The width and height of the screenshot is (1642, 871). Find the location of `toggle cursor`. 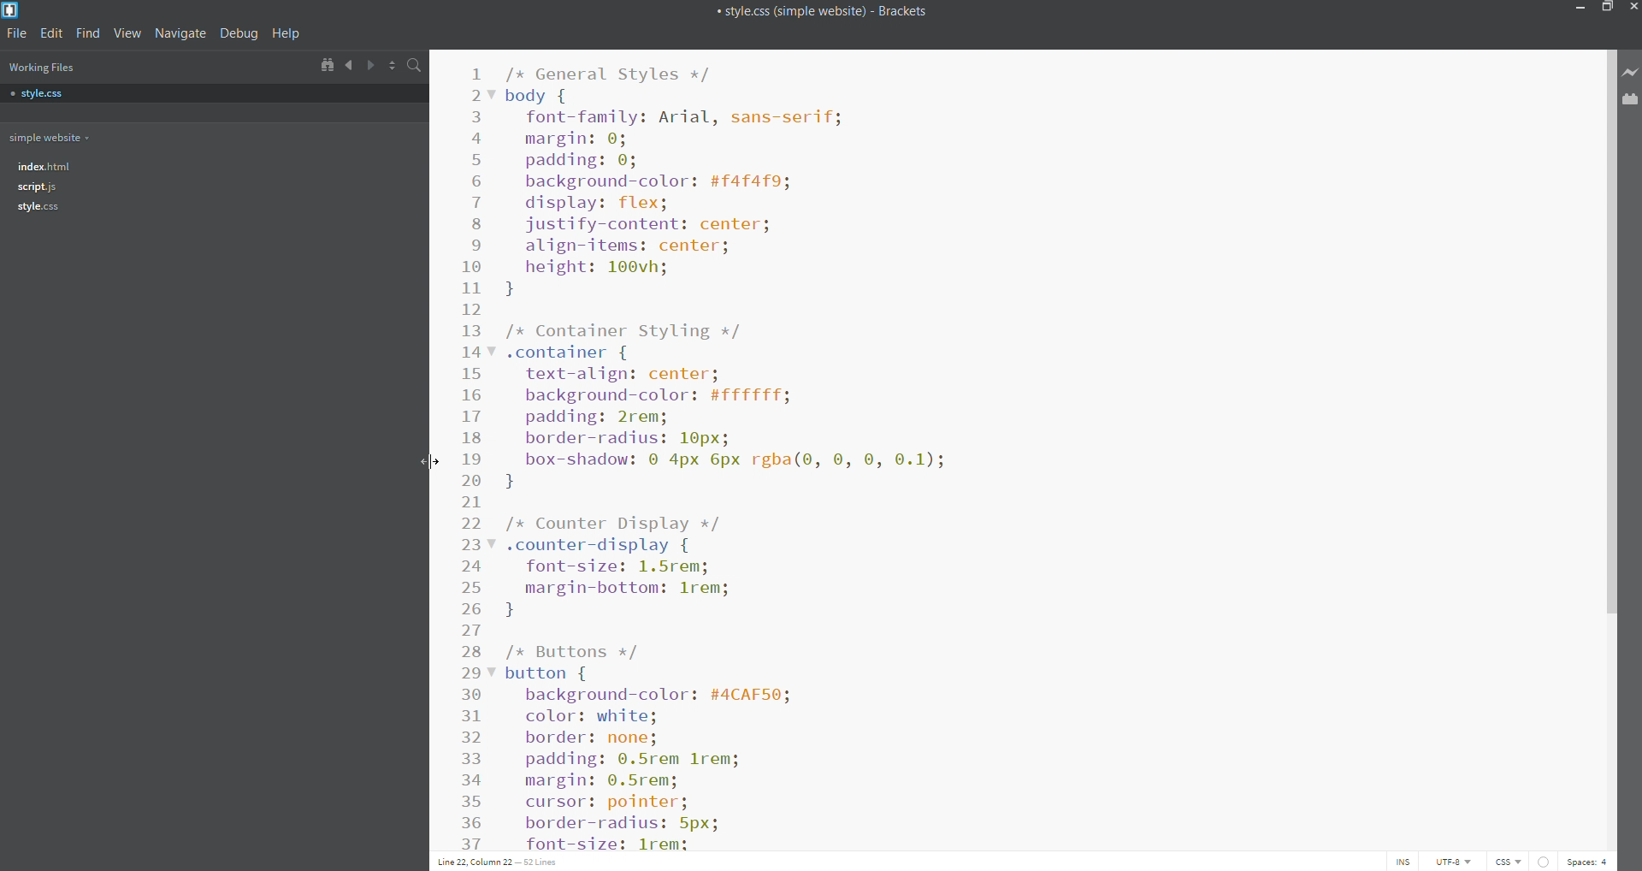

toggle cursor is located at coordinates (1403, 862).